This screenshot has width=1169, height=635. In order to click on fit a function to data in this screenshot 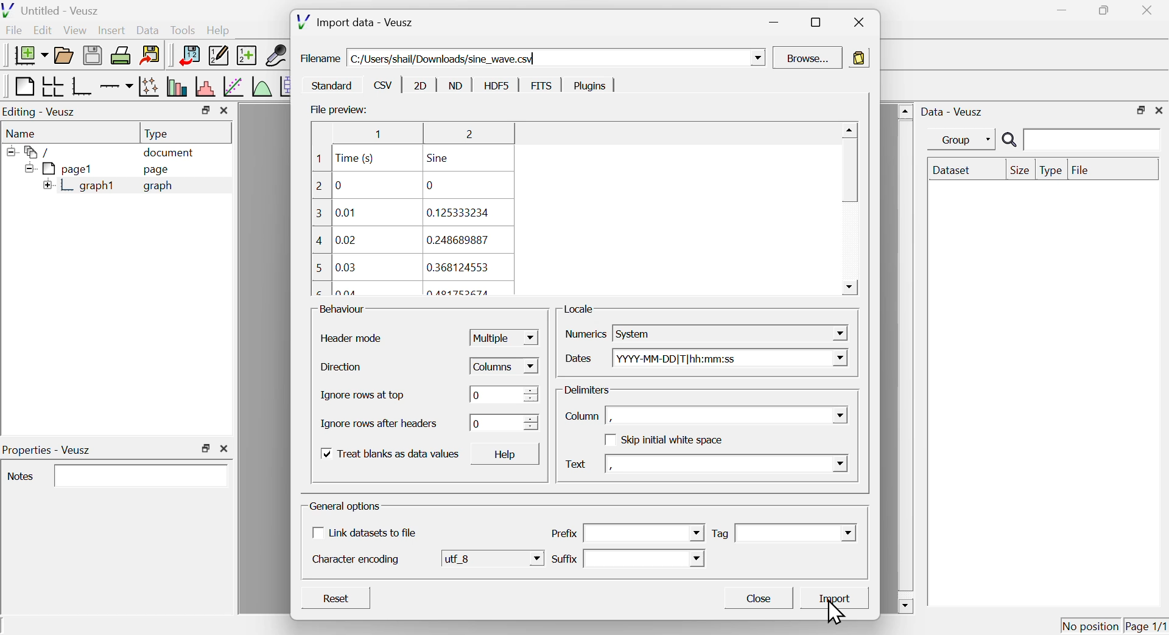, I will do `click(233, 87)`.